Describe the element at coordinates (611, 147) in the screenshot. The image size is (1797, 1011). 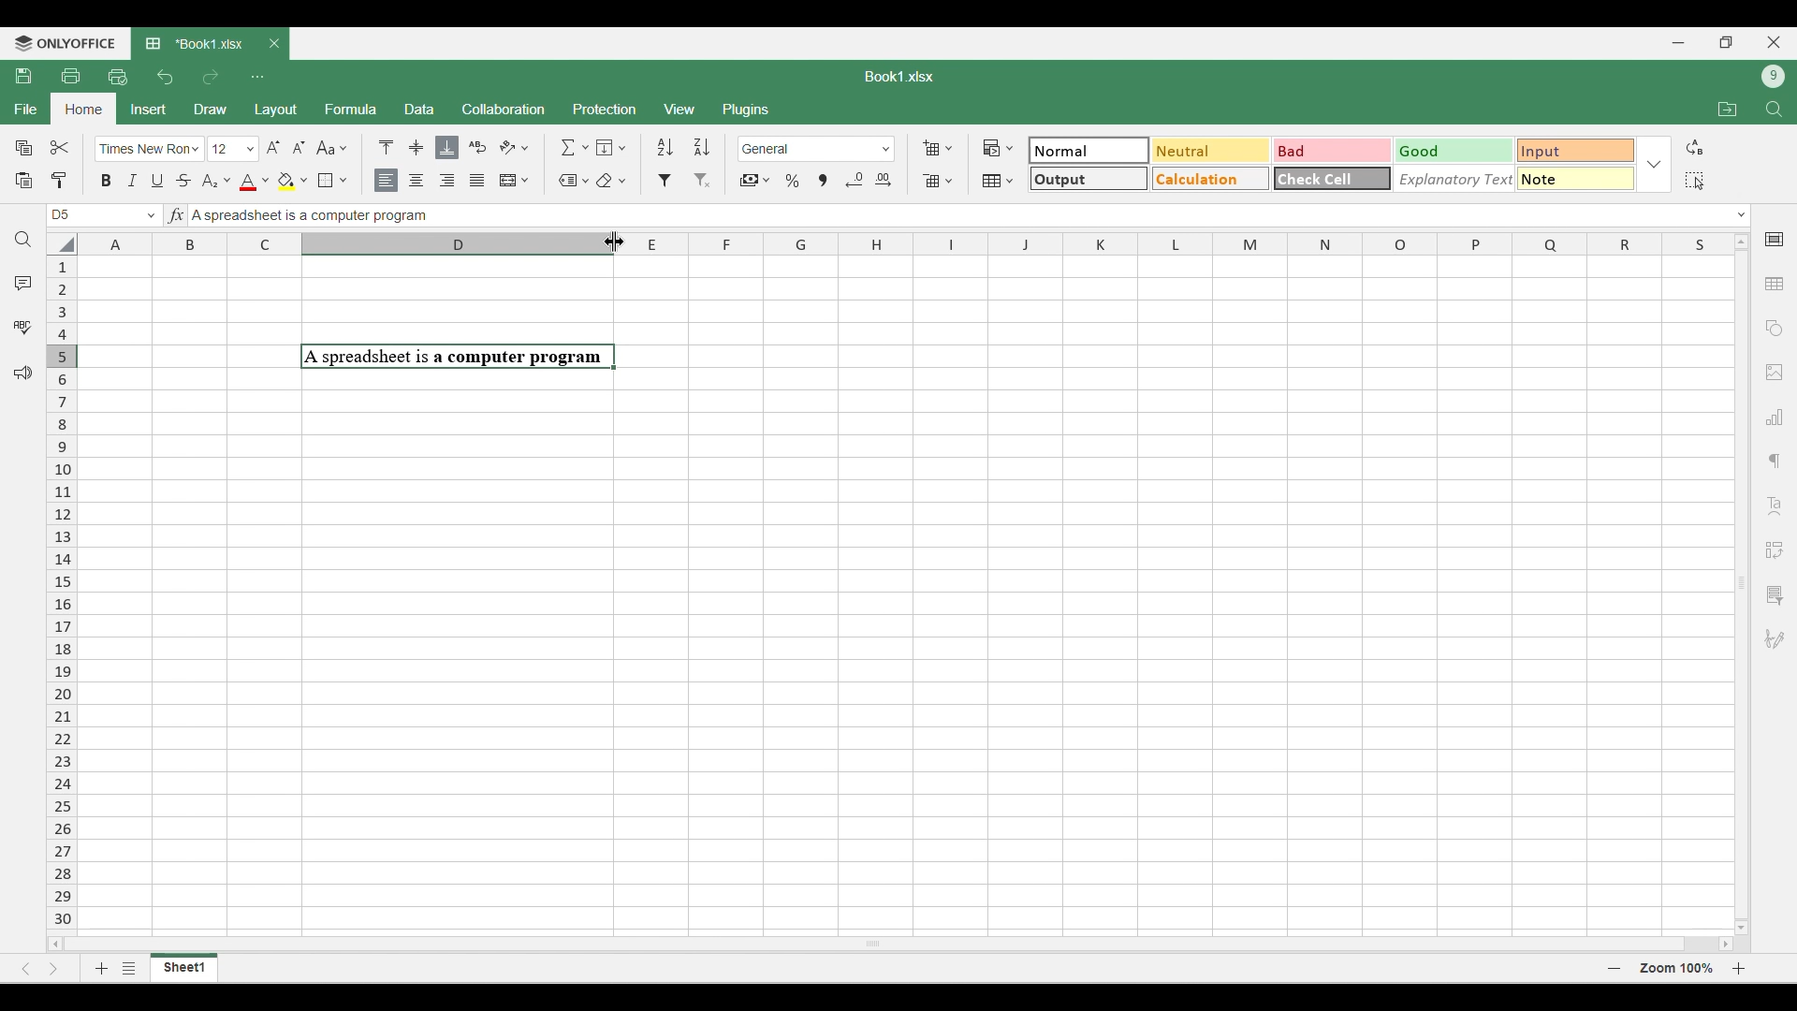
I see `Fill options` at that location.